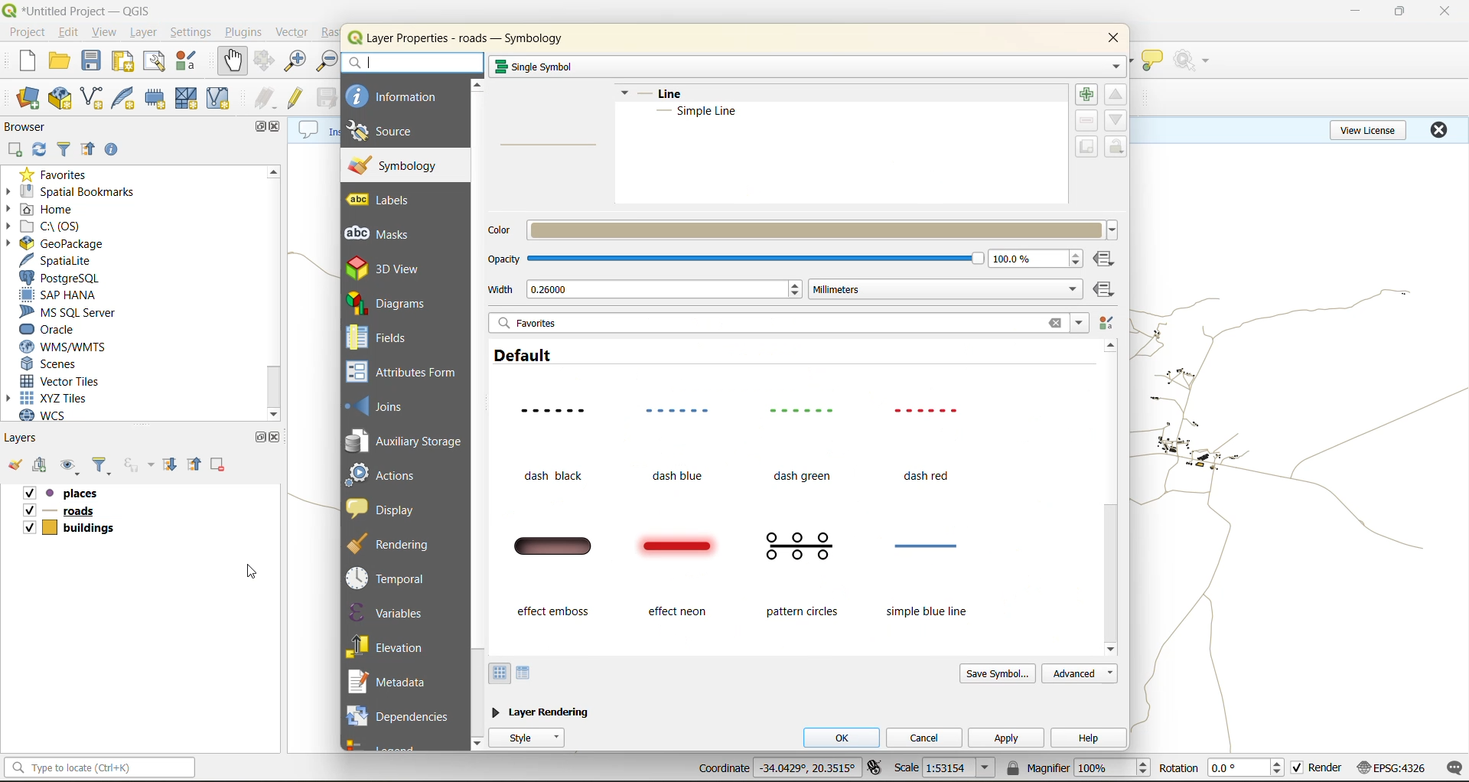 The width and height of the screenshot is (1469, 782). Describe the element at coordinates (275, 129) in the screenshot. I see `close` at that location.